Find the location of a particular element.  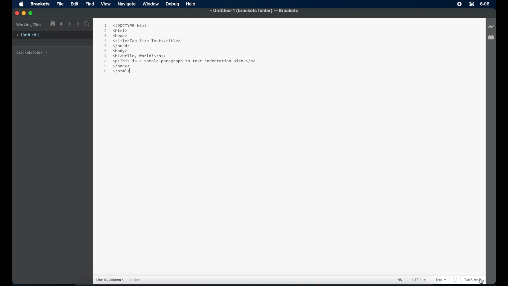

Brackets is located at coordinates (39, 3).